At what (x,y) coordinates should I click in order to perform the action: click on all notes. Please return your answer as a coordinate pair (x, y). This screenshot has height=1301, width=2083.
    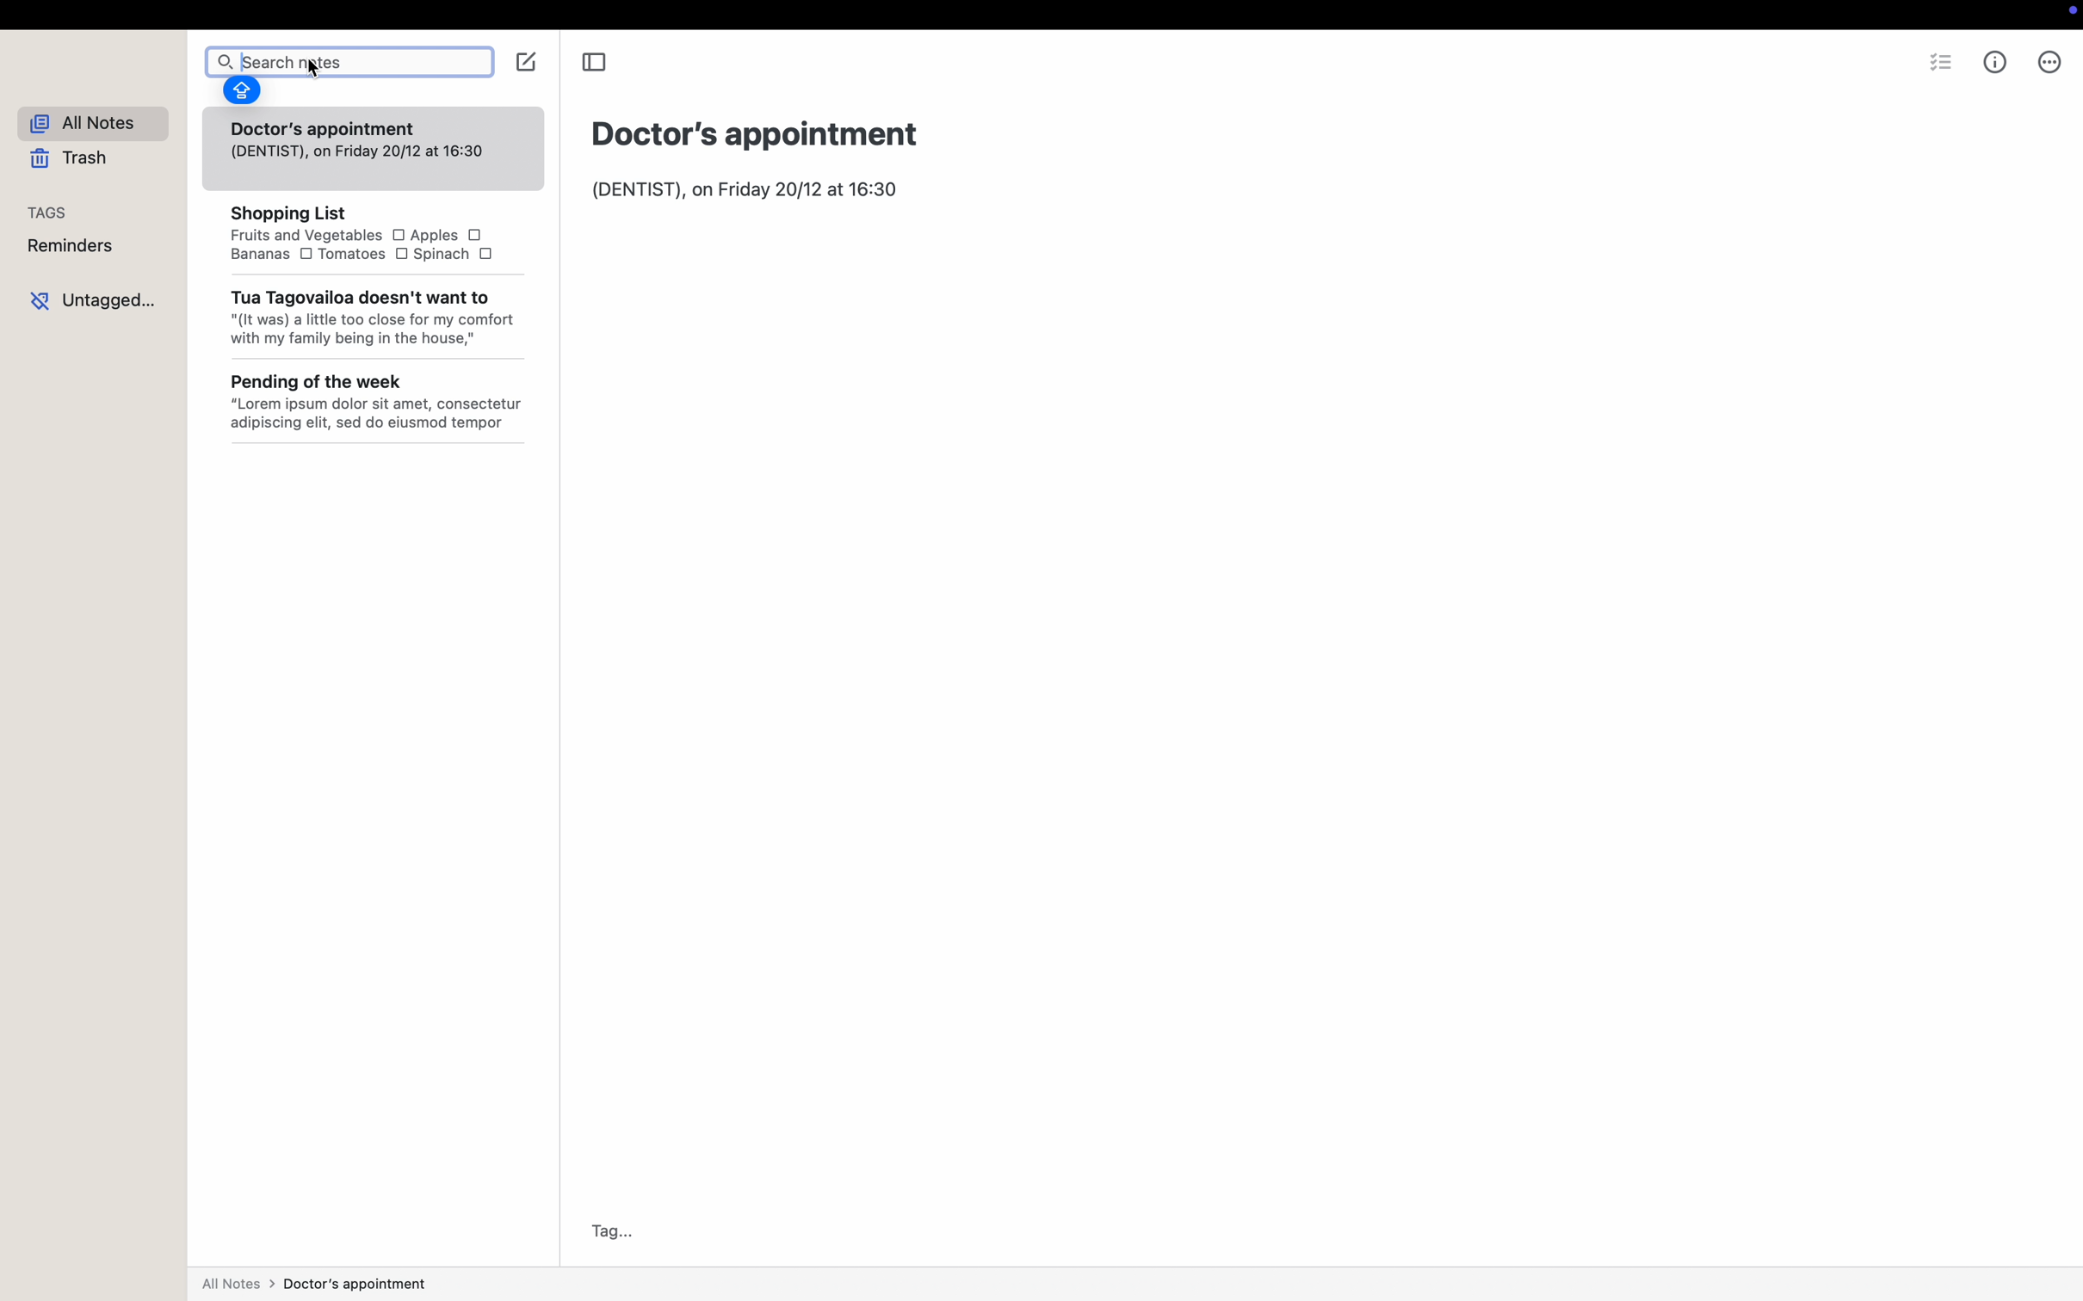
    Looking at the image, I should click on (92, 124).